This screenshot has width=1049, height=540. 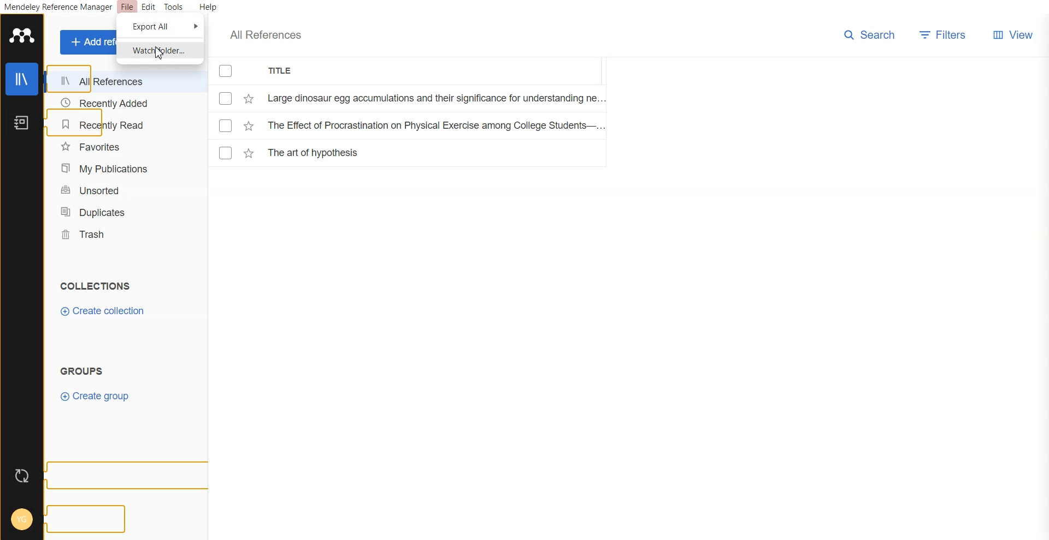 What do you see at coordinates (103, 312) in the screenshot?
I see `Create collection` at bounding box center [103, 312].